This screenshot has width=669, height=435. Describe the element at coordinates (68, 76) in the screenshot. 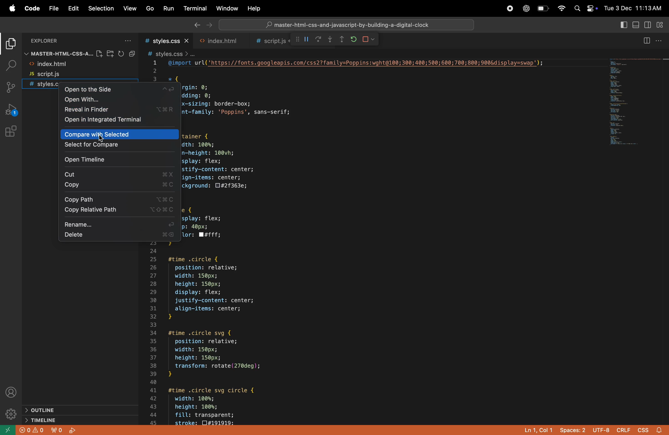

I see `script.js file` at that location.